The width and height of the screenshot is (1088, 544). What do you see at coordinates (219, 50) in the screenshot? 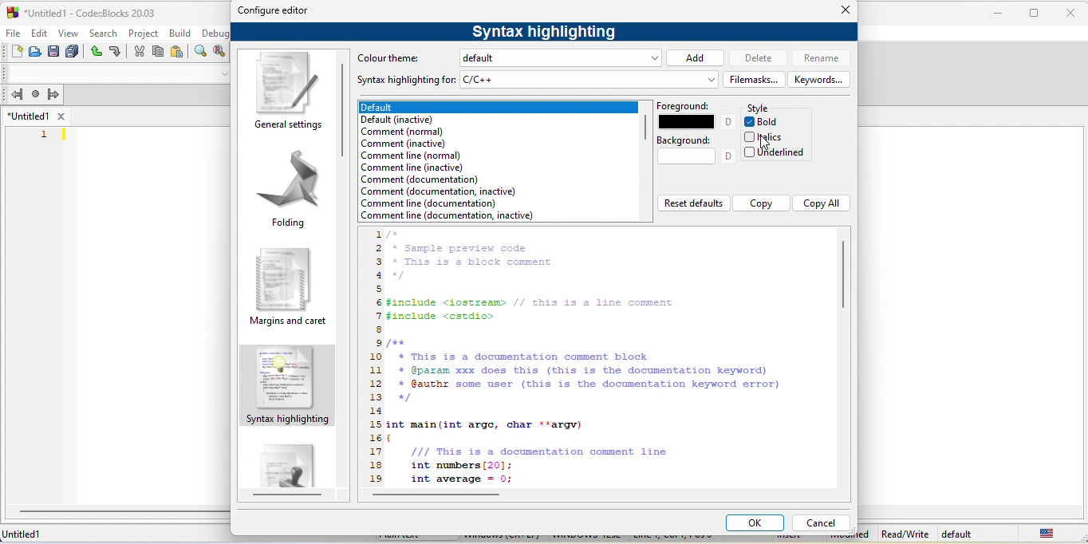
I see `replace` at bounding box center [219, 50].